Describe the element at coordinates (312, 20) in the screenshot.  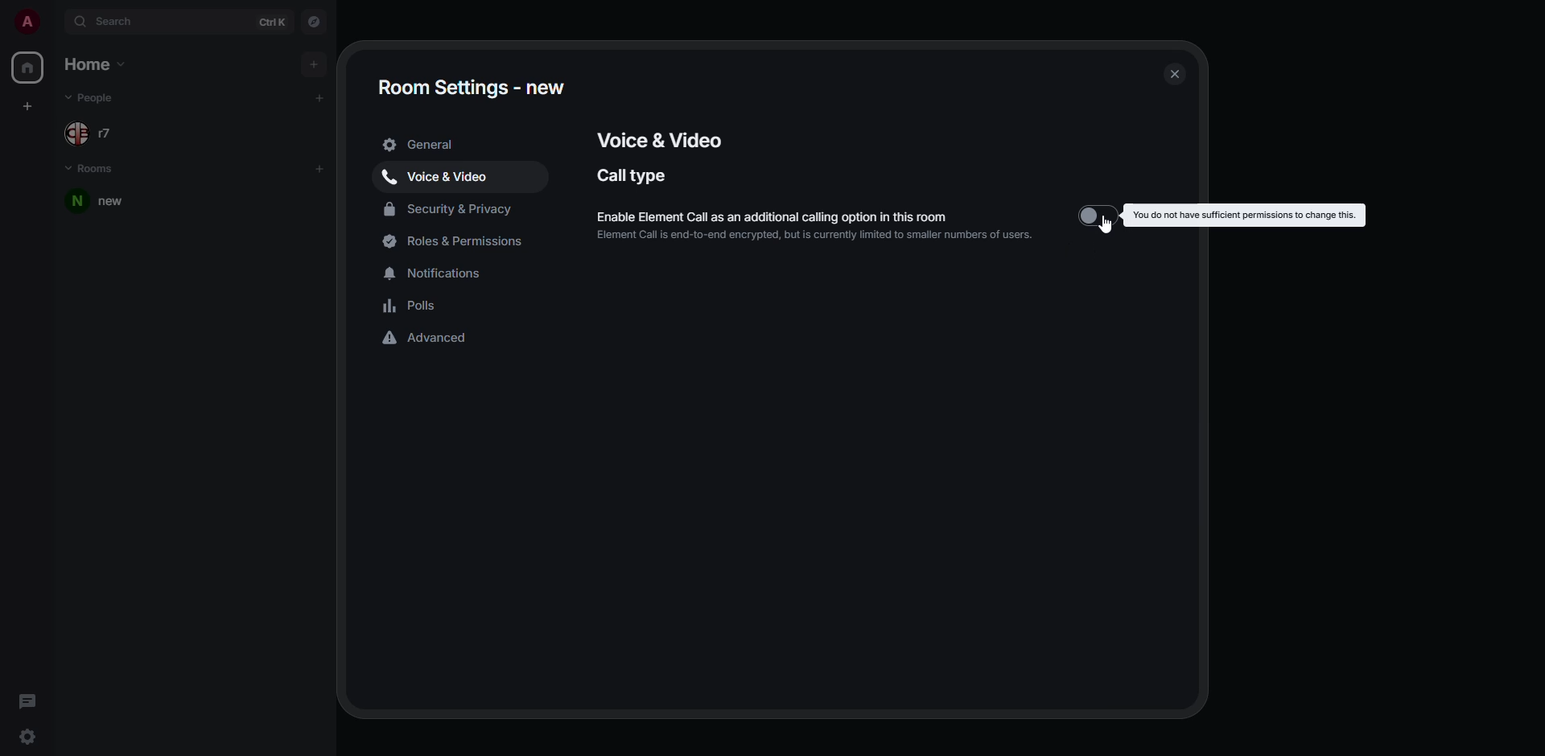
I see `navigator` at that location.